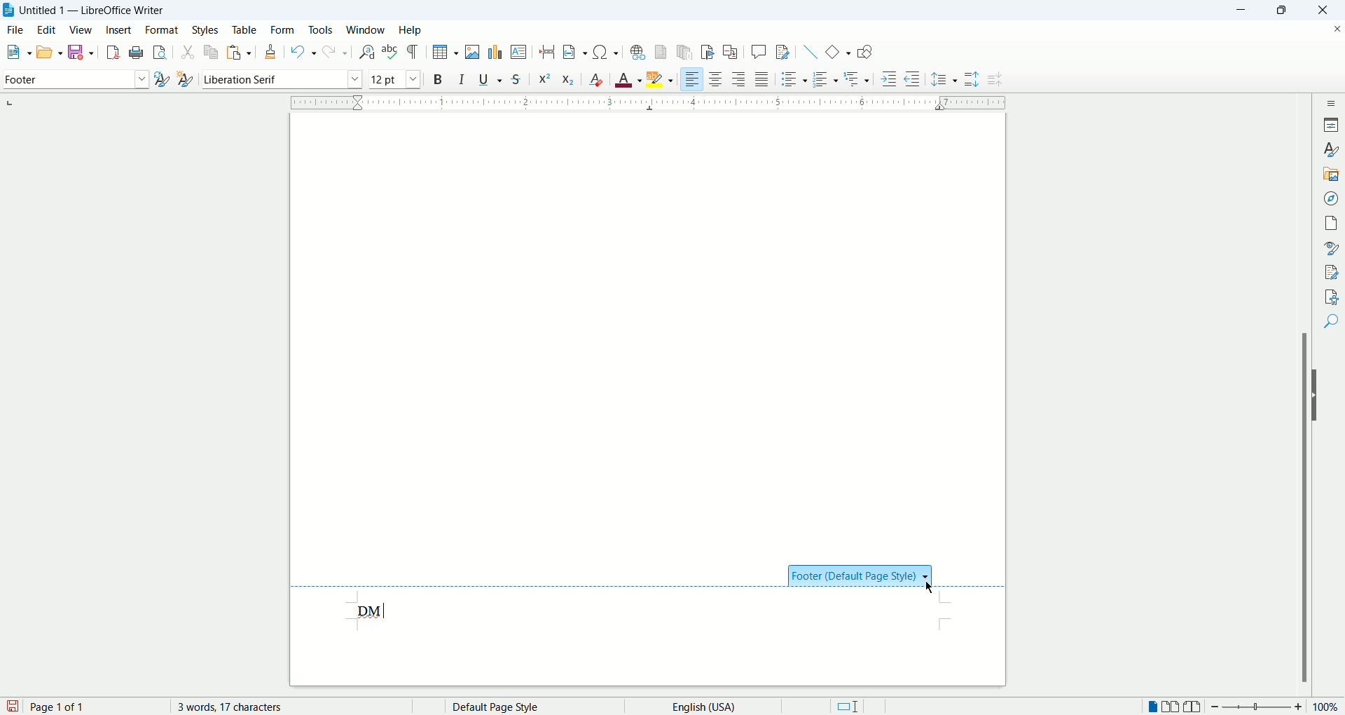 The width and height of the screenshot is (1345, 715). Describe the element at coordinates (637, 52) in the screenshot. I see `hyperlink` at that location.